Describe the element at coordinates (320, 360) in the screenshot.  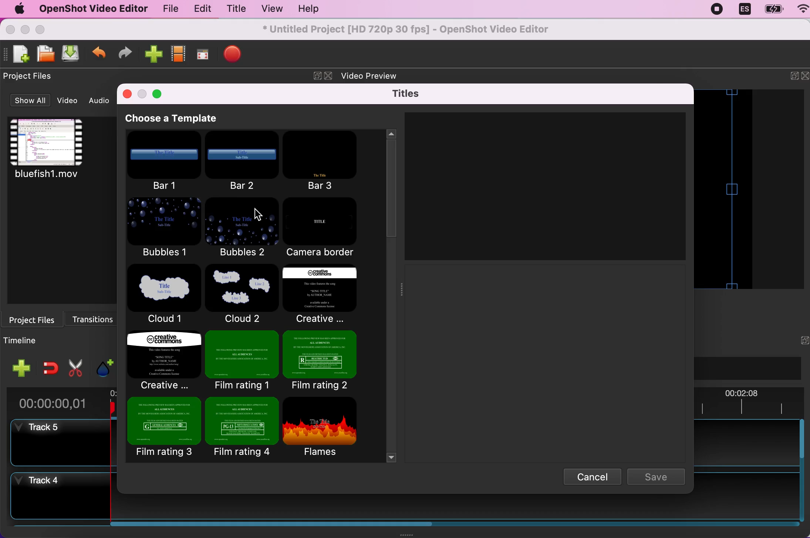
I see `film rating 2` at that location.